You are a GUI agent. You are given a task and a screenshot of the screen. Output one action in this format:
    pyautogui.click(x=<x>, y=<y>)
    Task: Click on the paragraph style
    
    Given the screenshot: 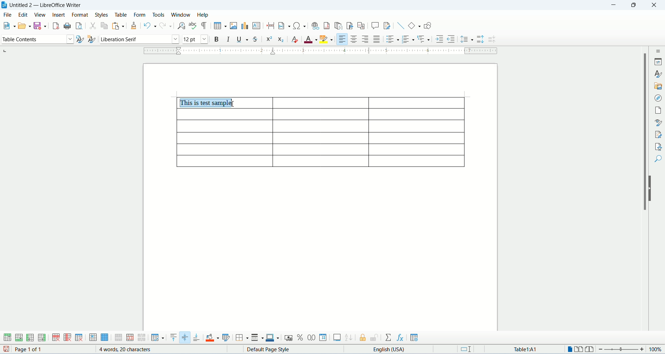 What is the action you would take?
    pyautogui.click(x=37, y=39)
    